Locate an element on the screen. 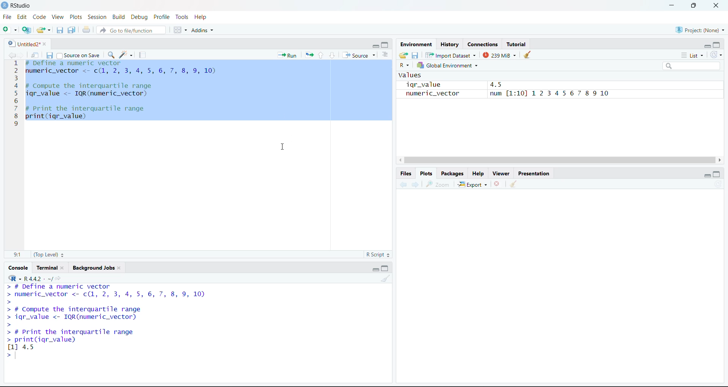  1:1 is located at coordinates (17, 254).